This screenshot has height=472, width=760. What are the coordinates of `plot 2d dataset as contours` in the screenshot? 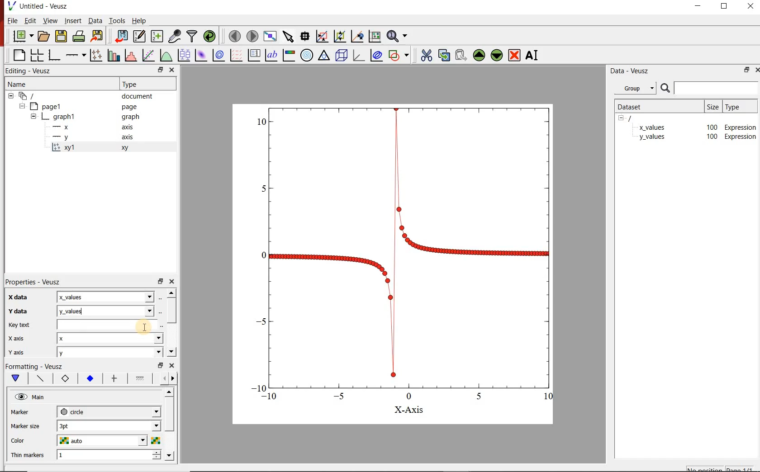 It's located at (219, 55).